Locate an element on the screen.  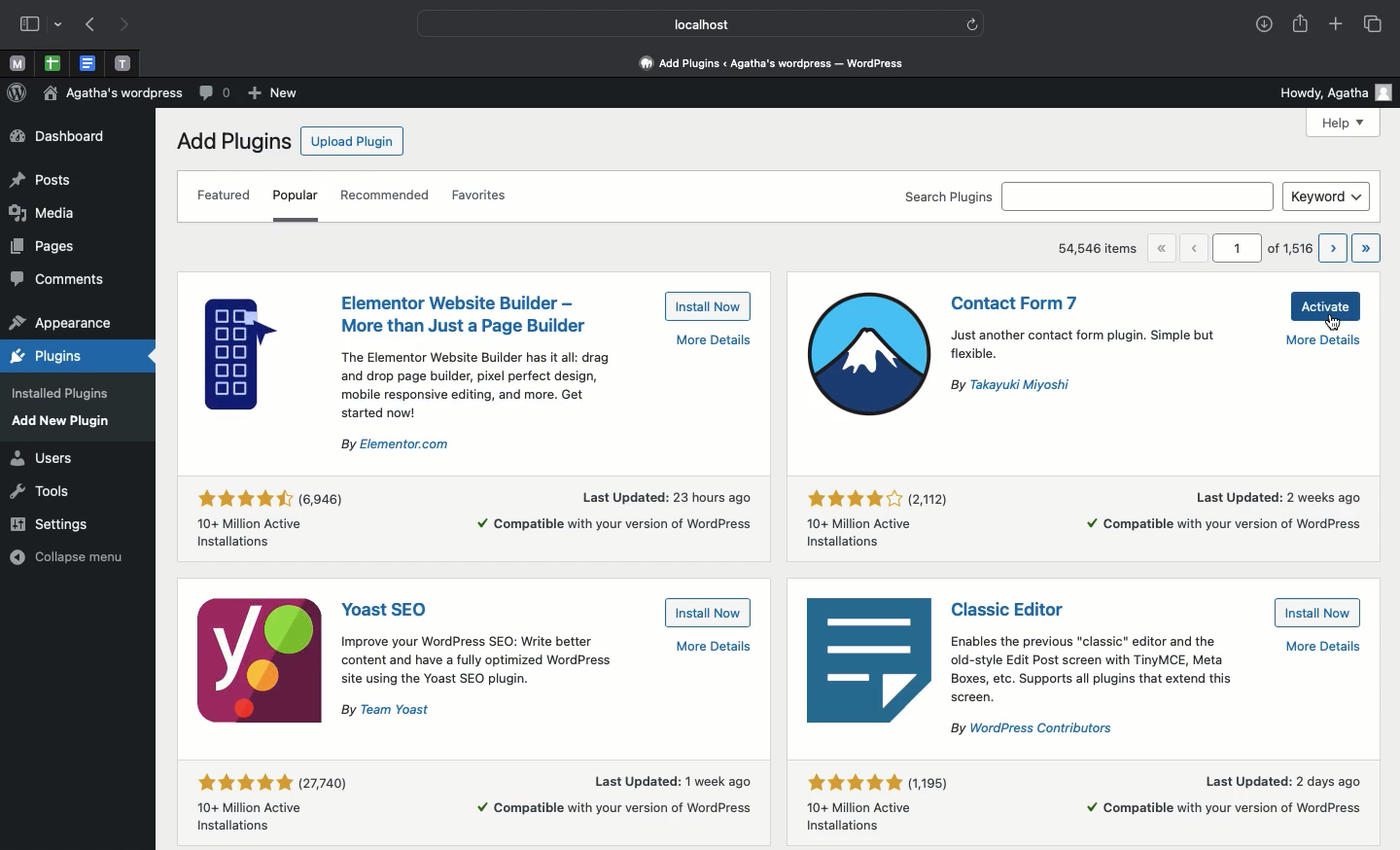
Icon is located at coordinates (869, 663).